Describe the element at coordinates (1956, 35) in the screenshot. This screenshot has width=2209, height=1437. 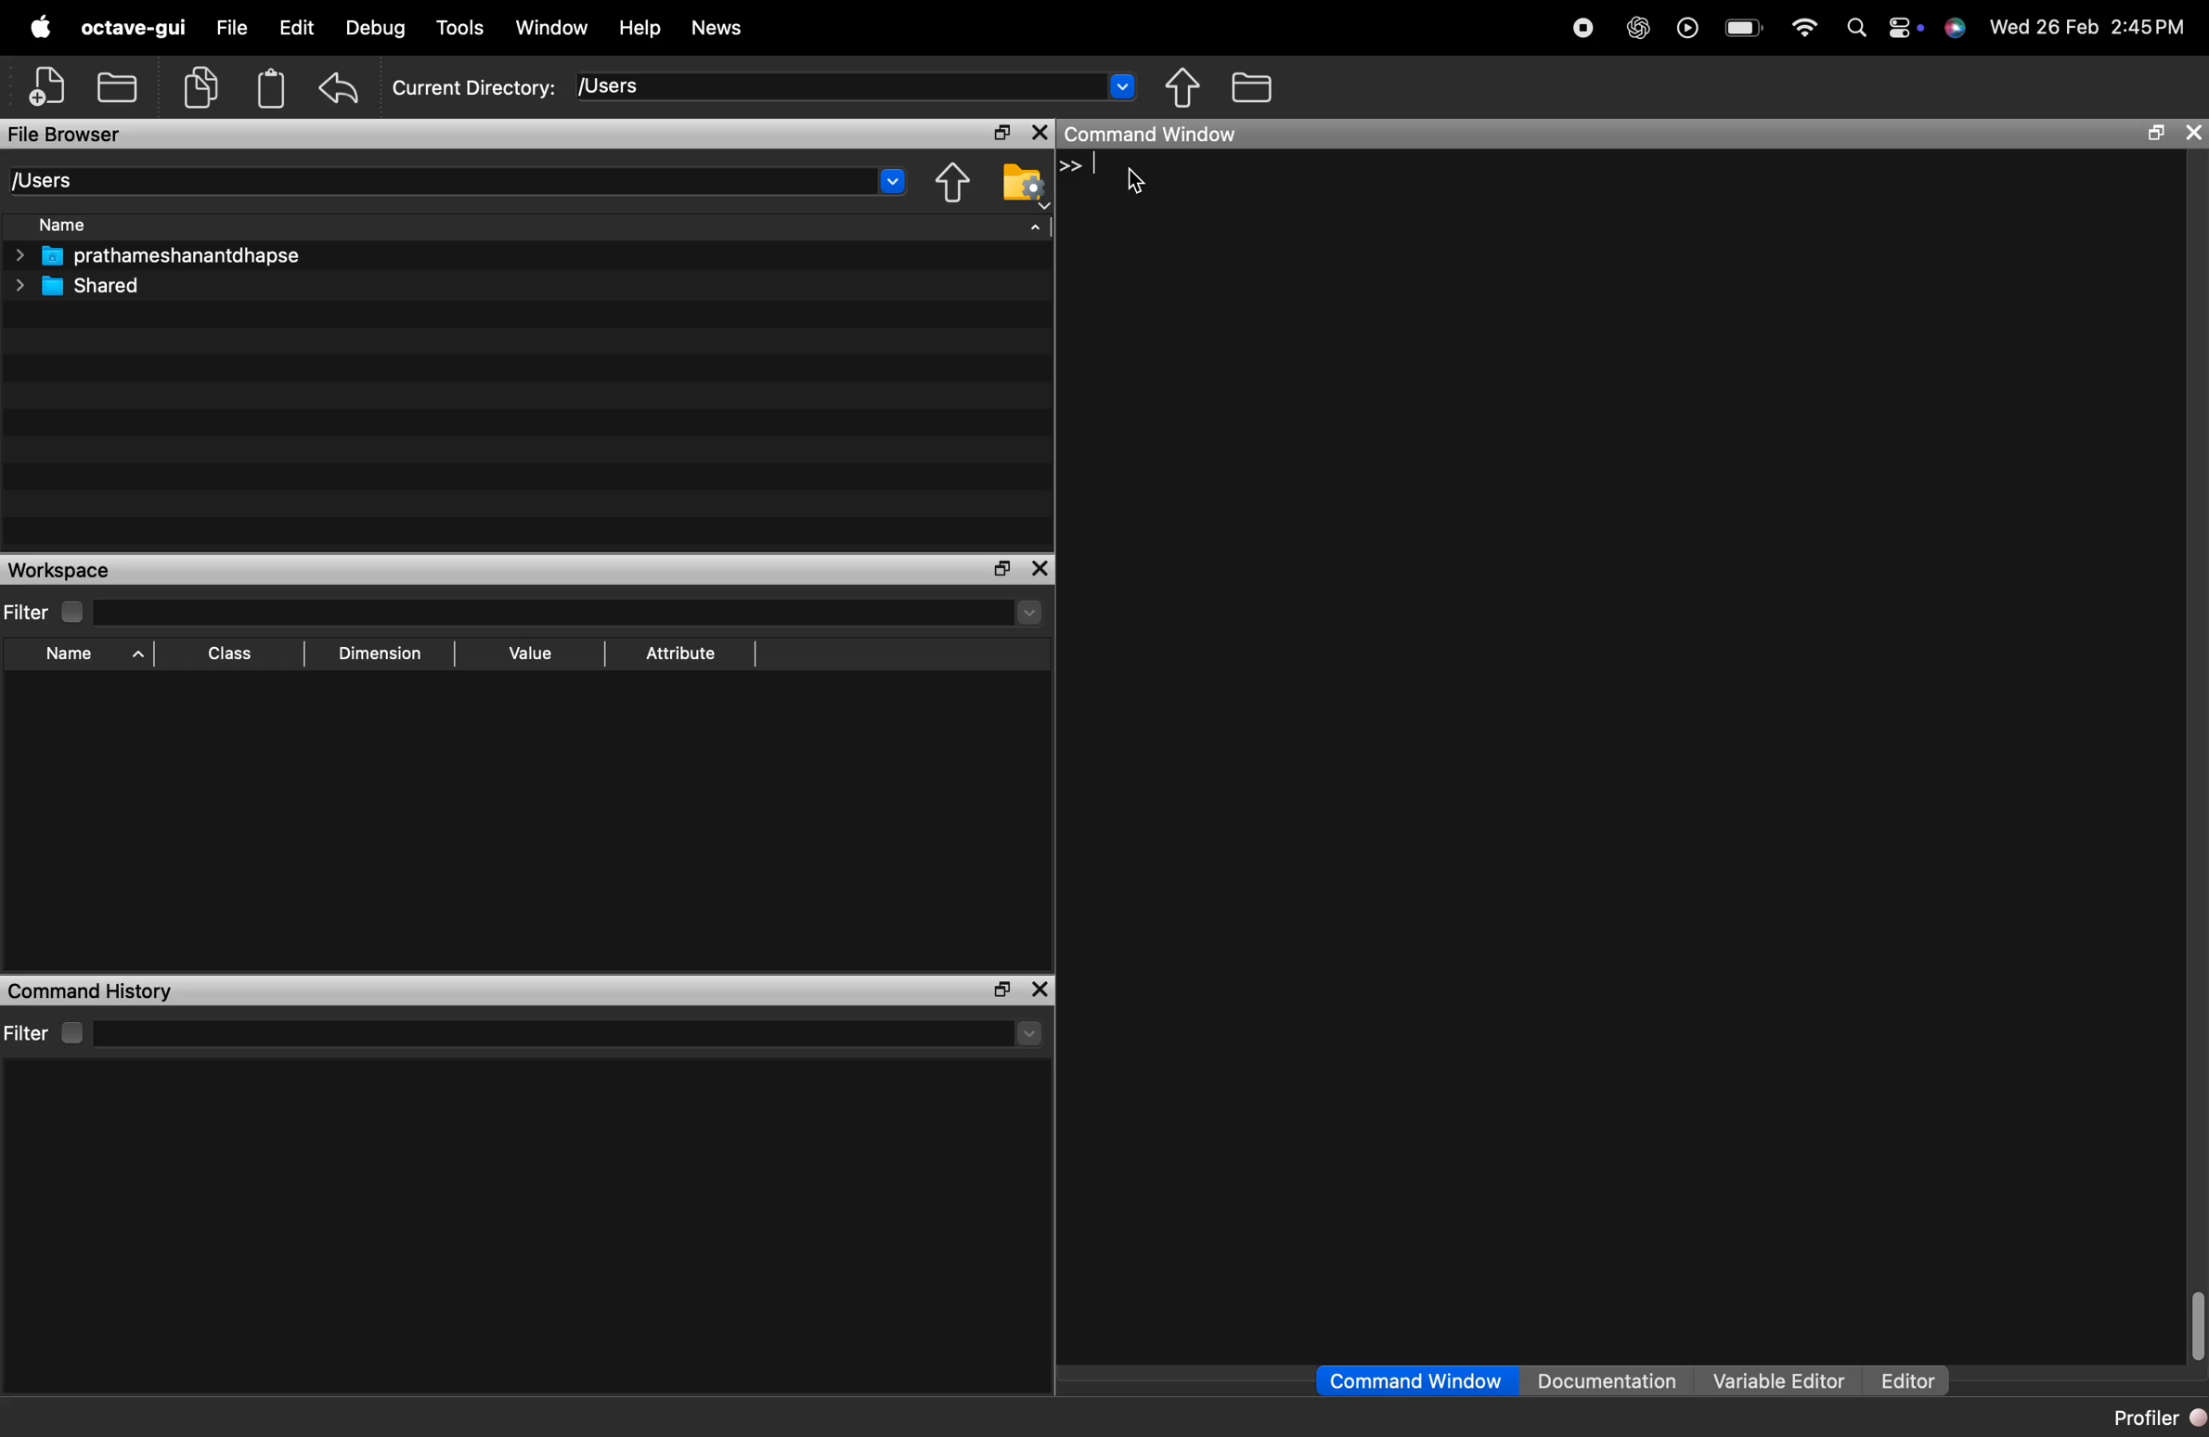
I see `siri` at that location.